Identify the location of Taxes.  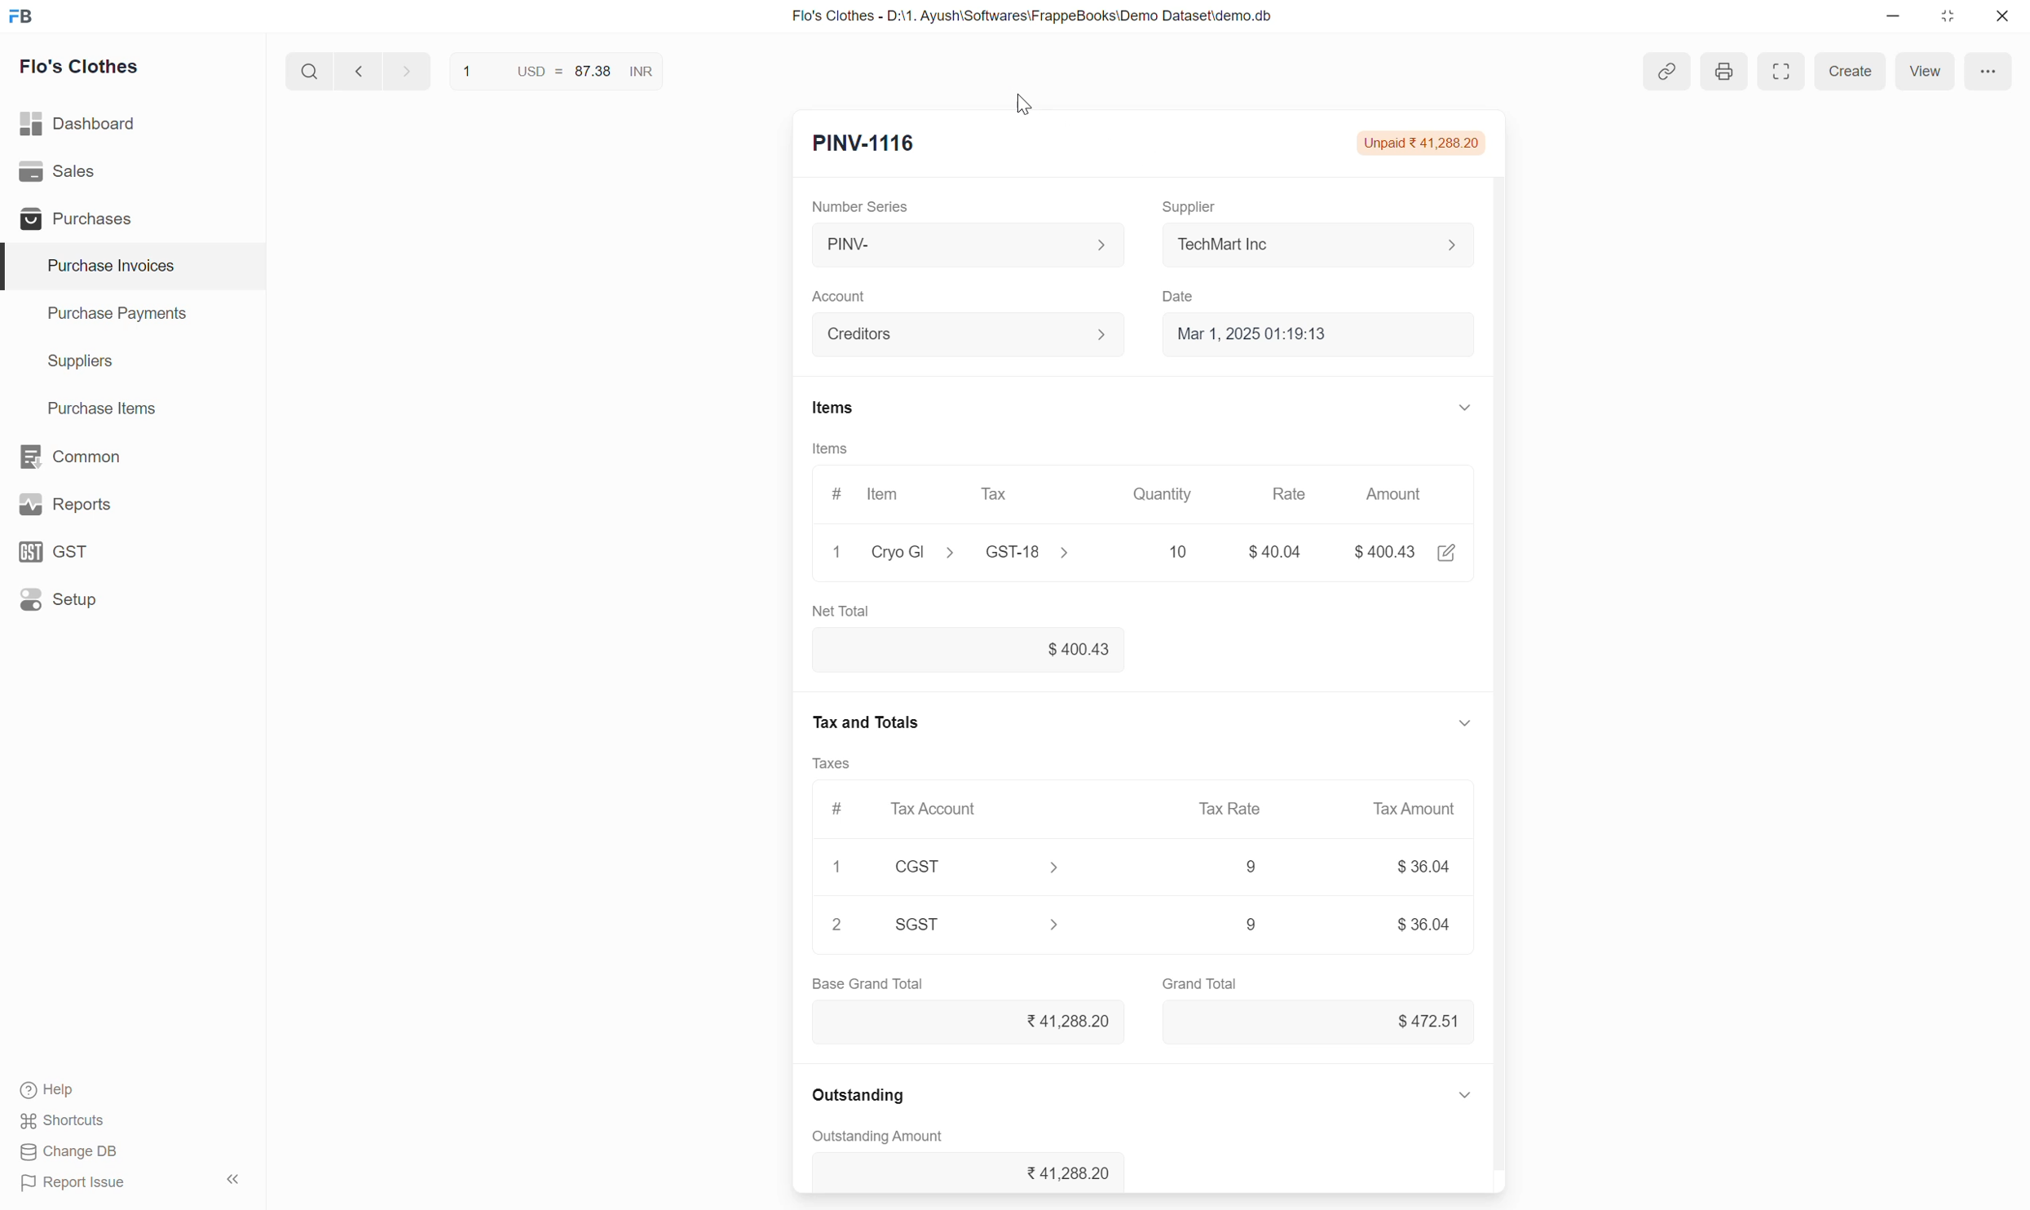
(841, 768).